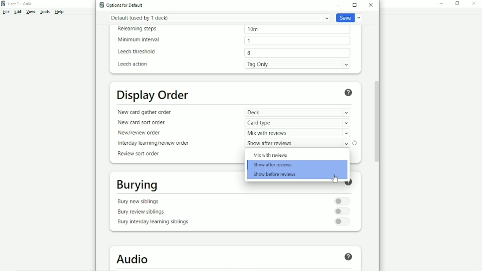 The image size is (482, 271). Describe the element at coordinates (141, 213) in the screenshot. I see `Bury review siblings` at that location.